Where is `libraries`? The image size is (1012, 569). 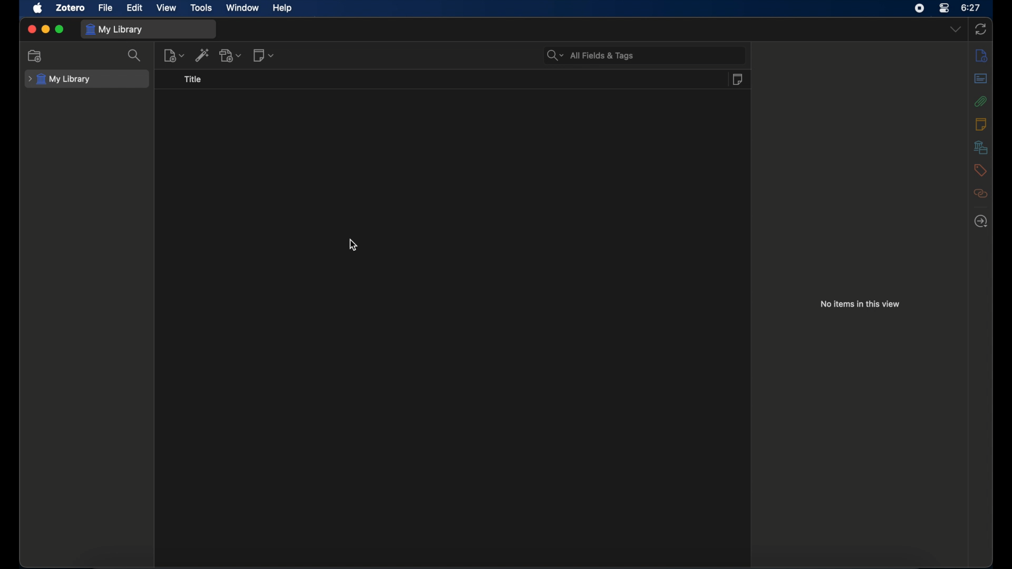 libraries is located at coordinates (980, 148).